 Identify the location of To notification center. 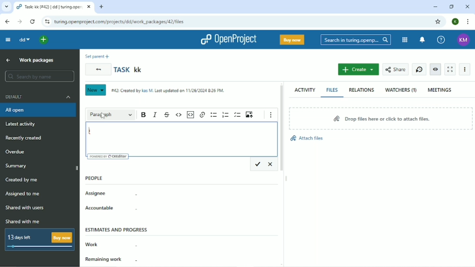
(422, 40).